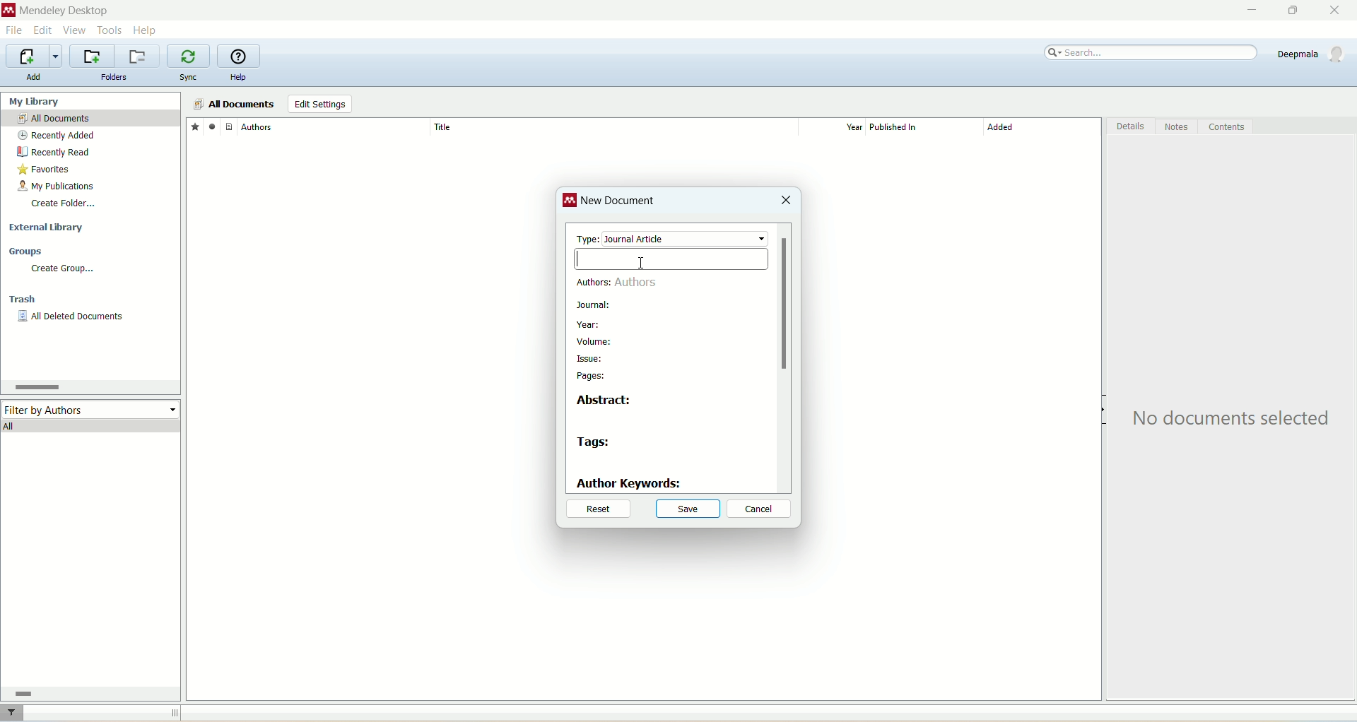  I want to click on journal, so click(594, 305).